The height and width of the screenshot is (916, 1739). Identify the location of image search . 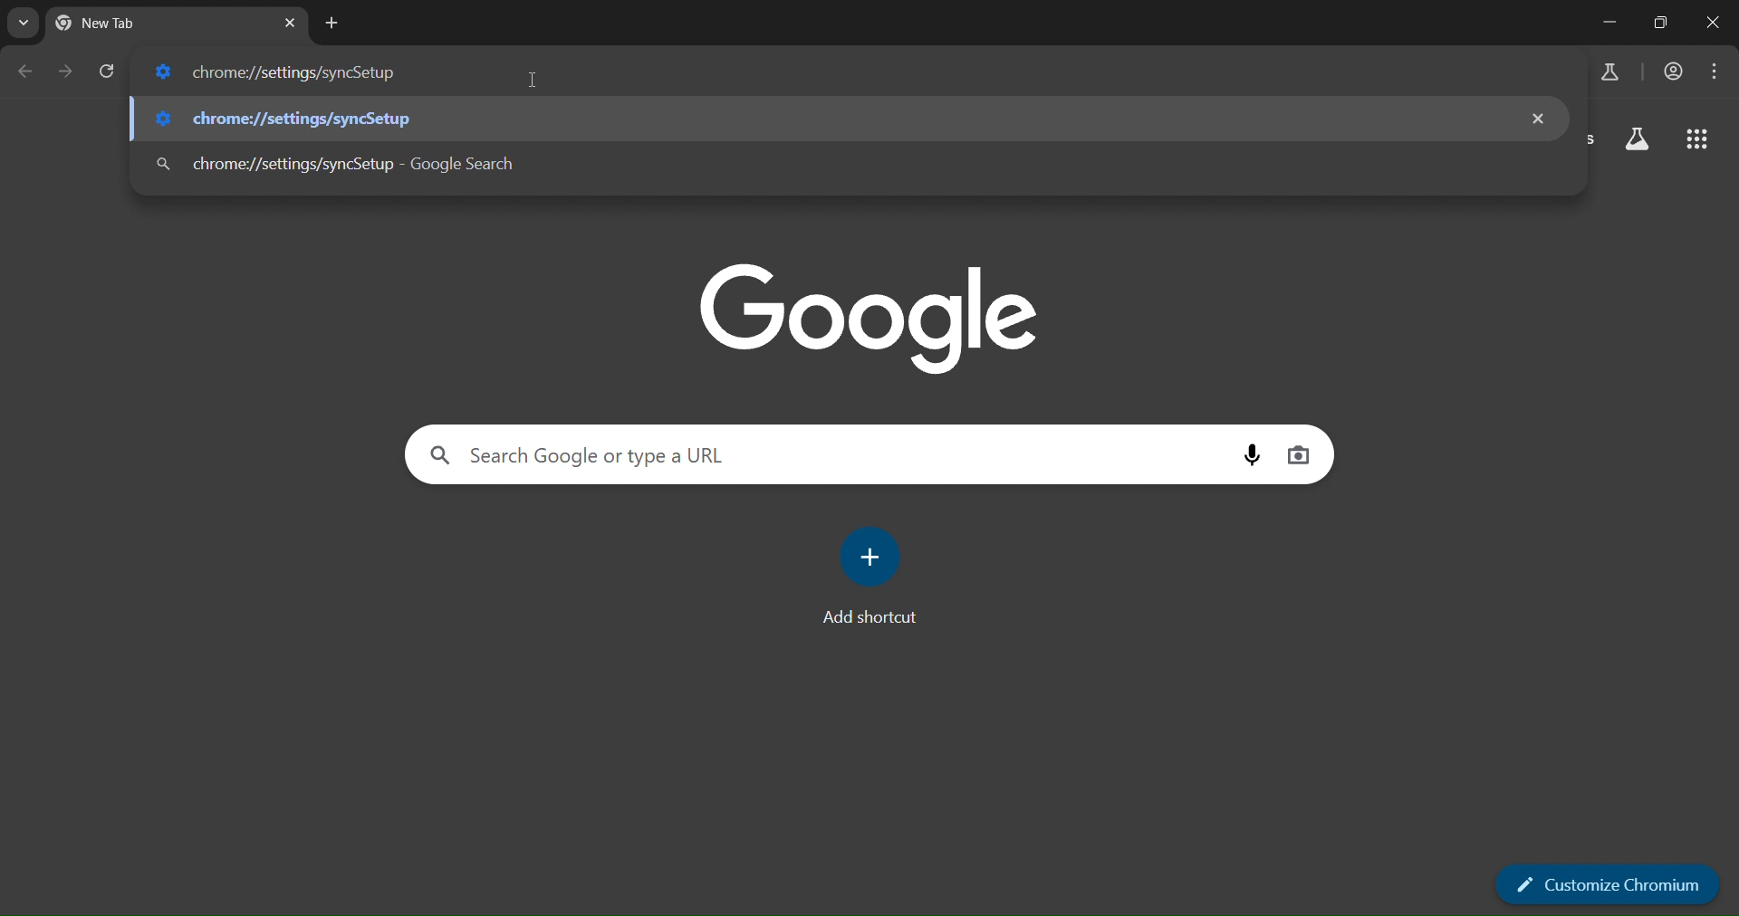
(1302, 454).